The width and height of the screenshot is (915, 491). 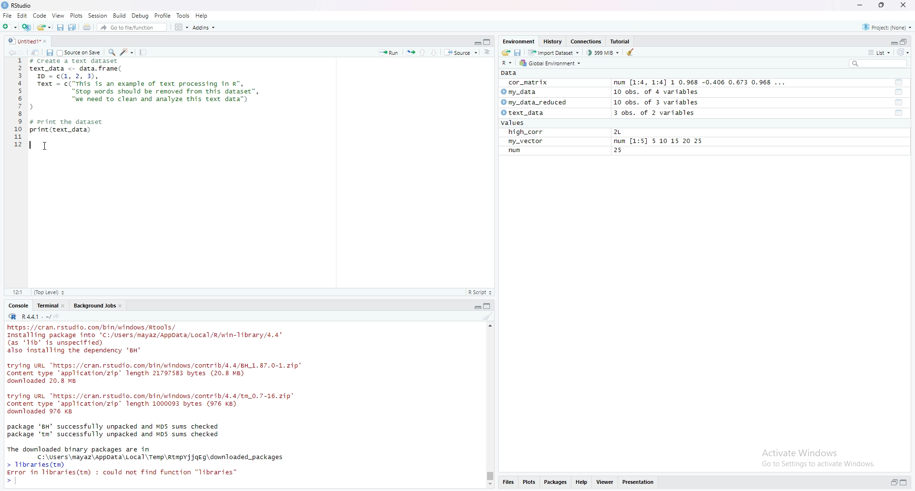 I want to click on 10 obs. of 3 variables, so click(x=659, y=102).